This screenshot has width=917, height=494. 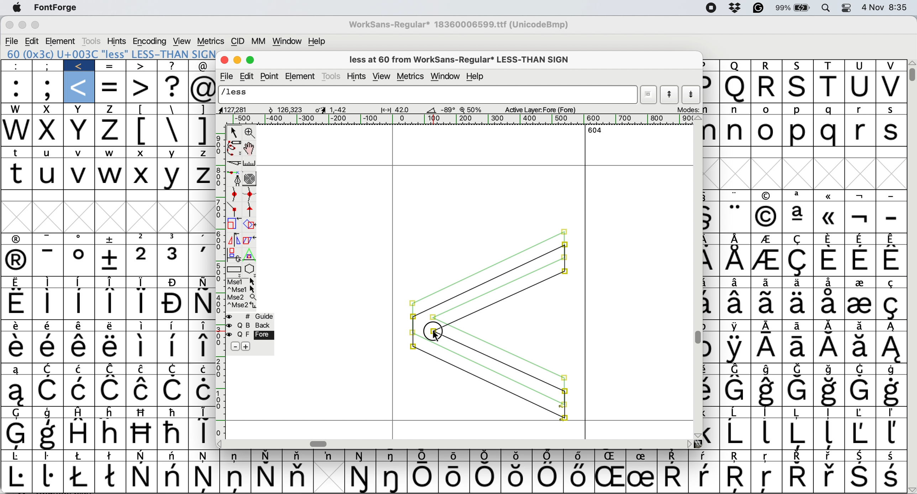 I want to click on Symbol, so click(x=609, y=477).